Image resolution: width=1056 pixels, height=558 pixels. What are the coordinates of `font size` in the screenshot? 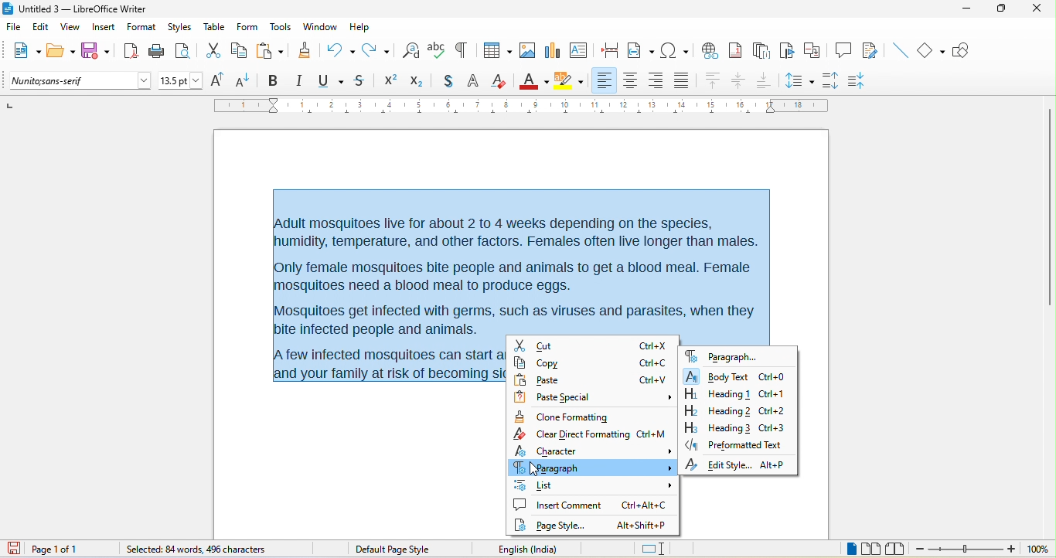 It's located at (181, 81).